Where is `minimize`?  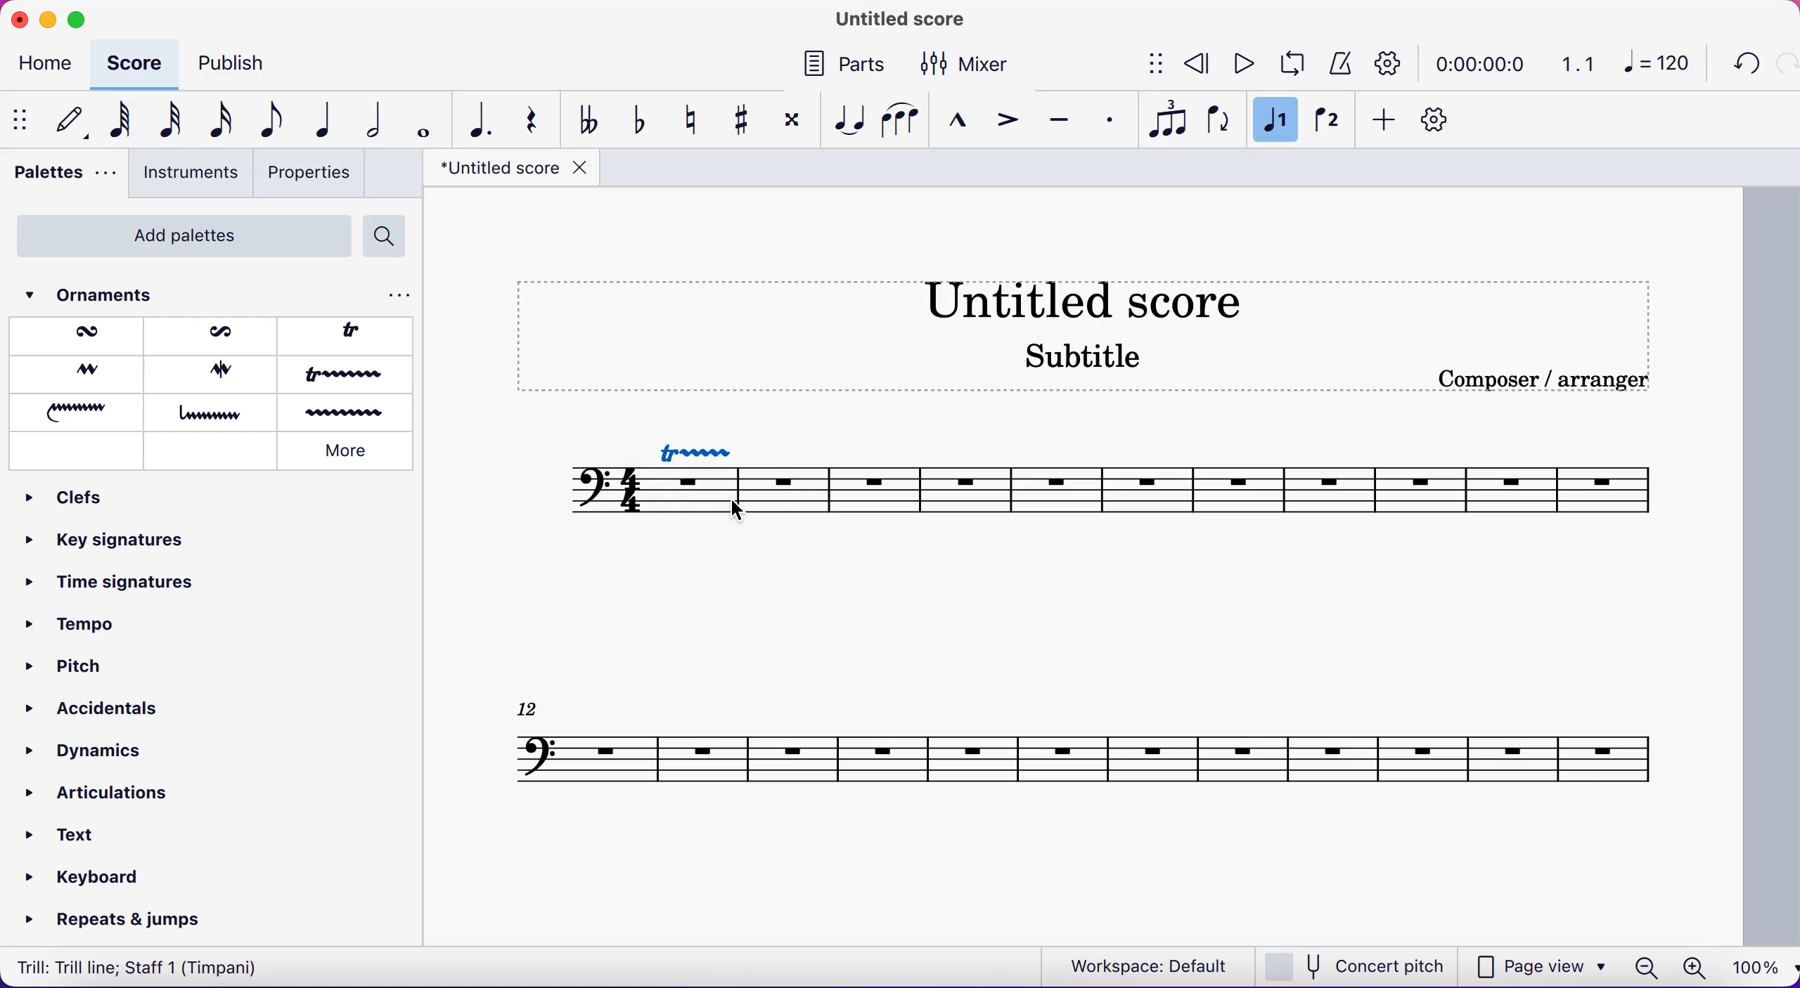 minimize is located at coordinates (47, 17).